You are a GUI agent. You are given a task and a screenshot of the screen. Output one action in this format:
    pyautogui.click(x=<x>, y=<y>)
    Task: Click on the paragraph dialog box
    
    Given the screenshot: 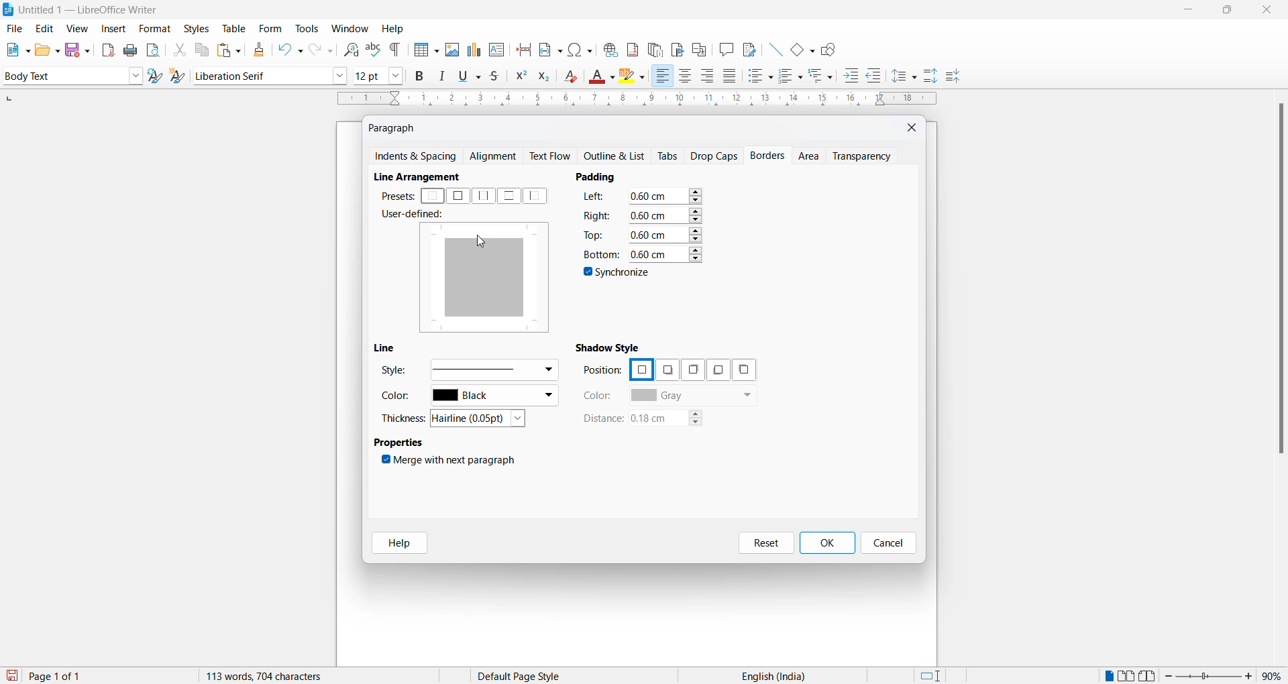 What is the action you would take?
    pyautogui.click(x=395, y=127)
    